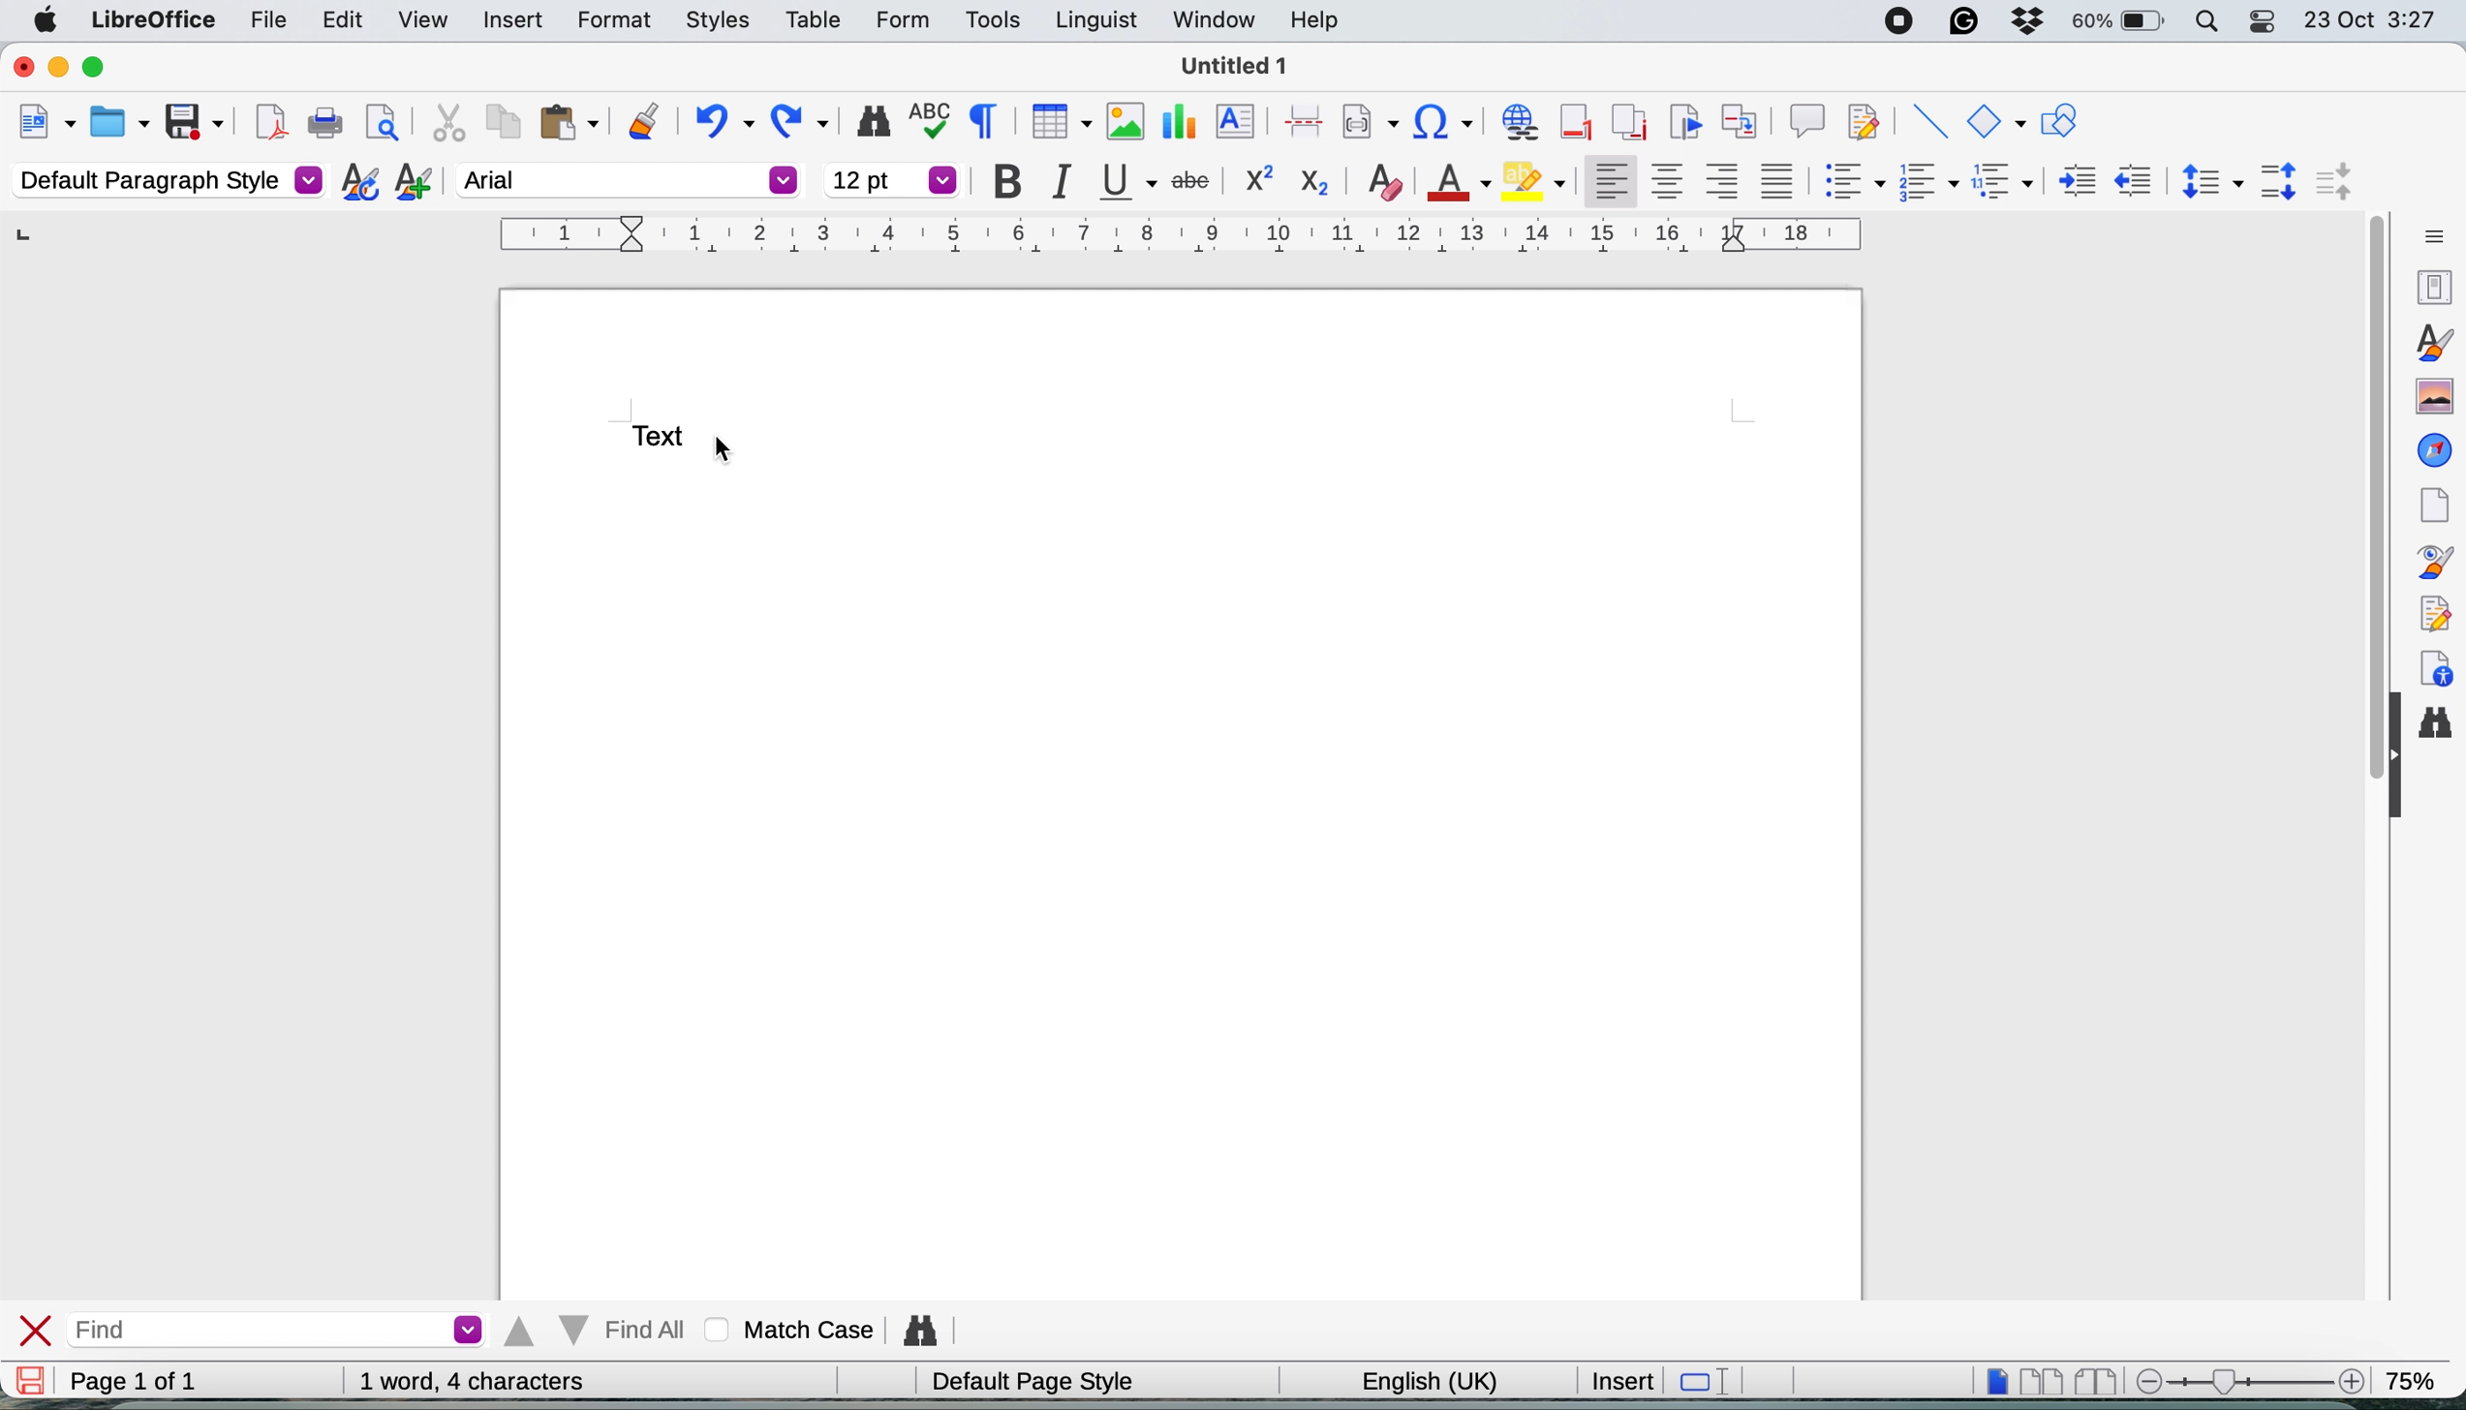  I want to click on spelling, so click(926, 119).